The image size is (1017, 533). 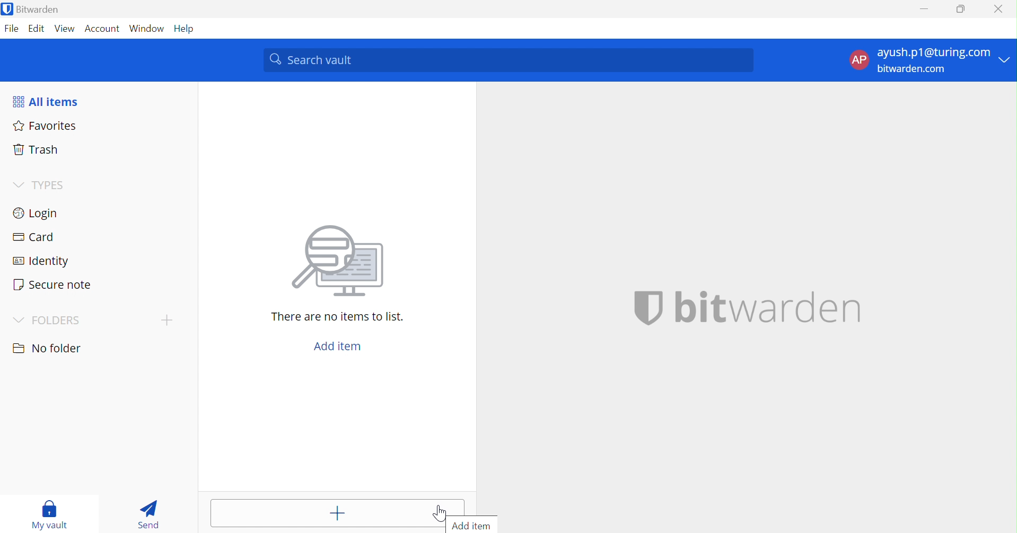 What do you see at coordinates (35, 149) in the screenshot?
I see `Trash` at bounding box center [35, 149].